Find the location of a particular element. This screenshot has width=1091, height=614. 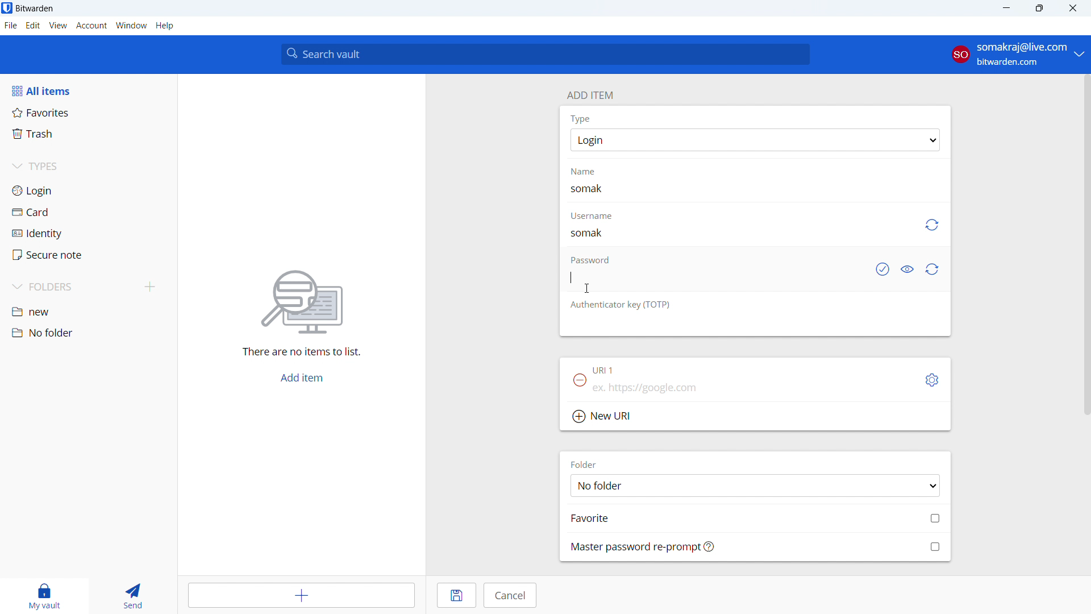

add item is located at coordinates (301, 379).